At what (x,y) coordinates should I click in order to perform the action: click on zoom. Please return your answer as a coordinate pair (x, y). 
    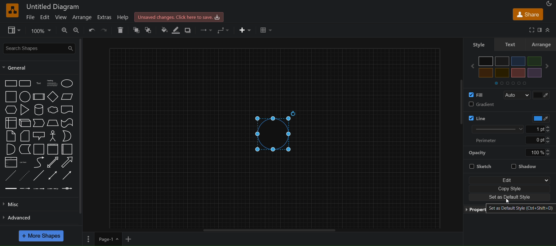
    Looking at the image, I should click on (42, 30).